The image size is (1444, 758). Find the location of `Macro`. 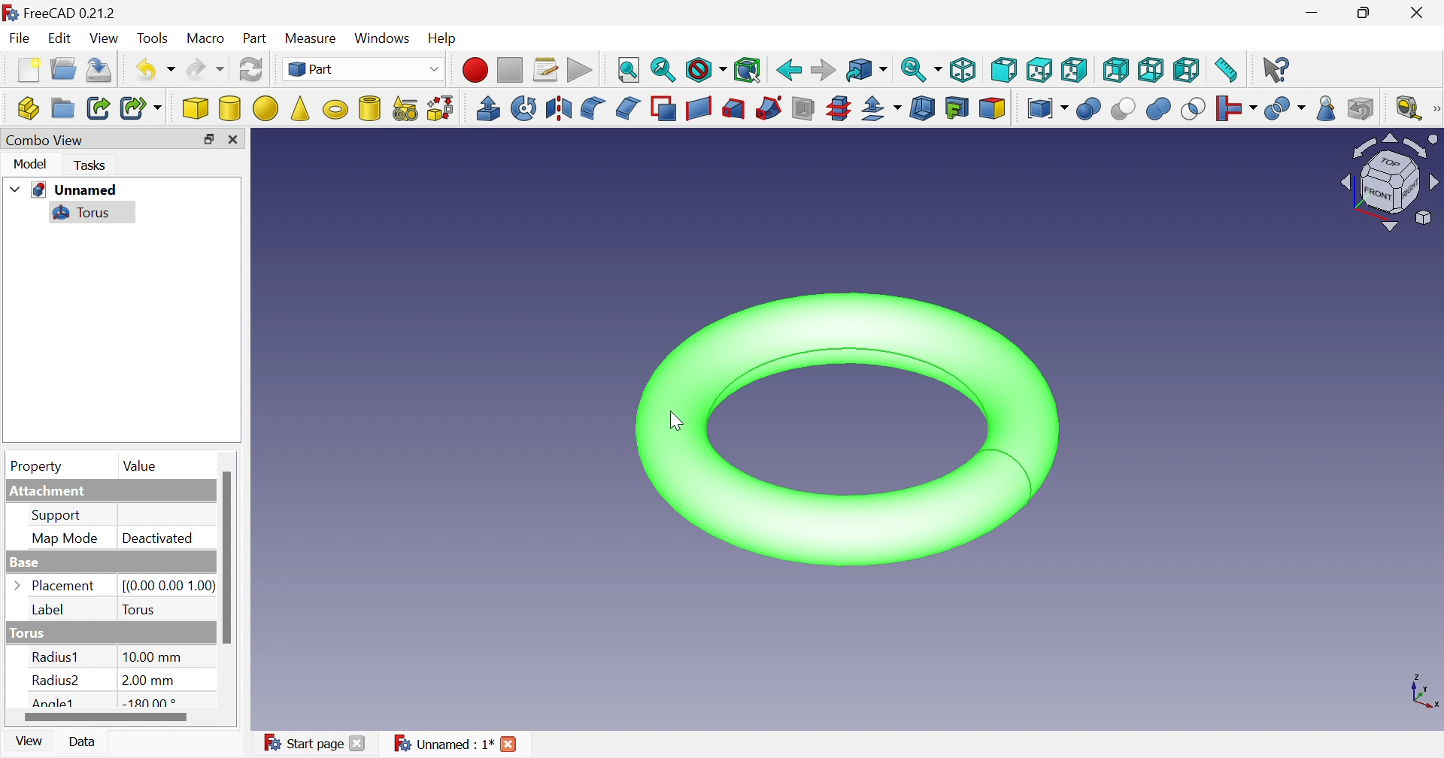

Macro is located at coordinates (205, 37).